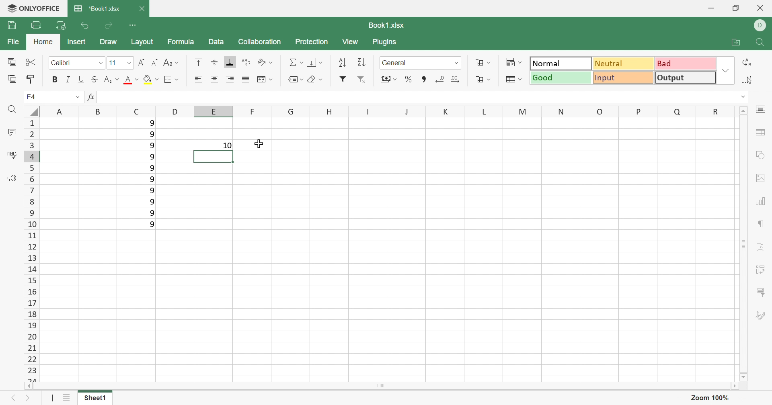  I want to click on Underline, so click(81, 79).